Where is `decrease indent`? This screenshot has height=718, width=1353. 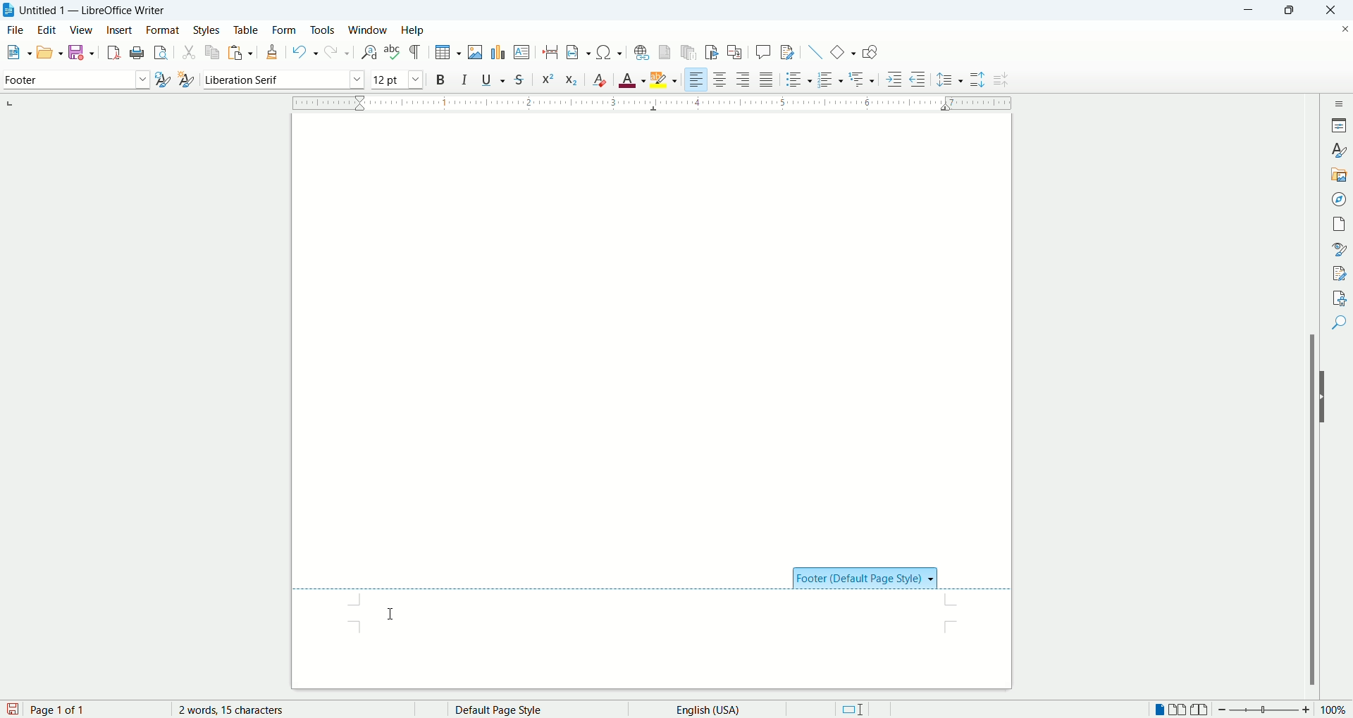
decrease indent is located at coordinates (918, 79).